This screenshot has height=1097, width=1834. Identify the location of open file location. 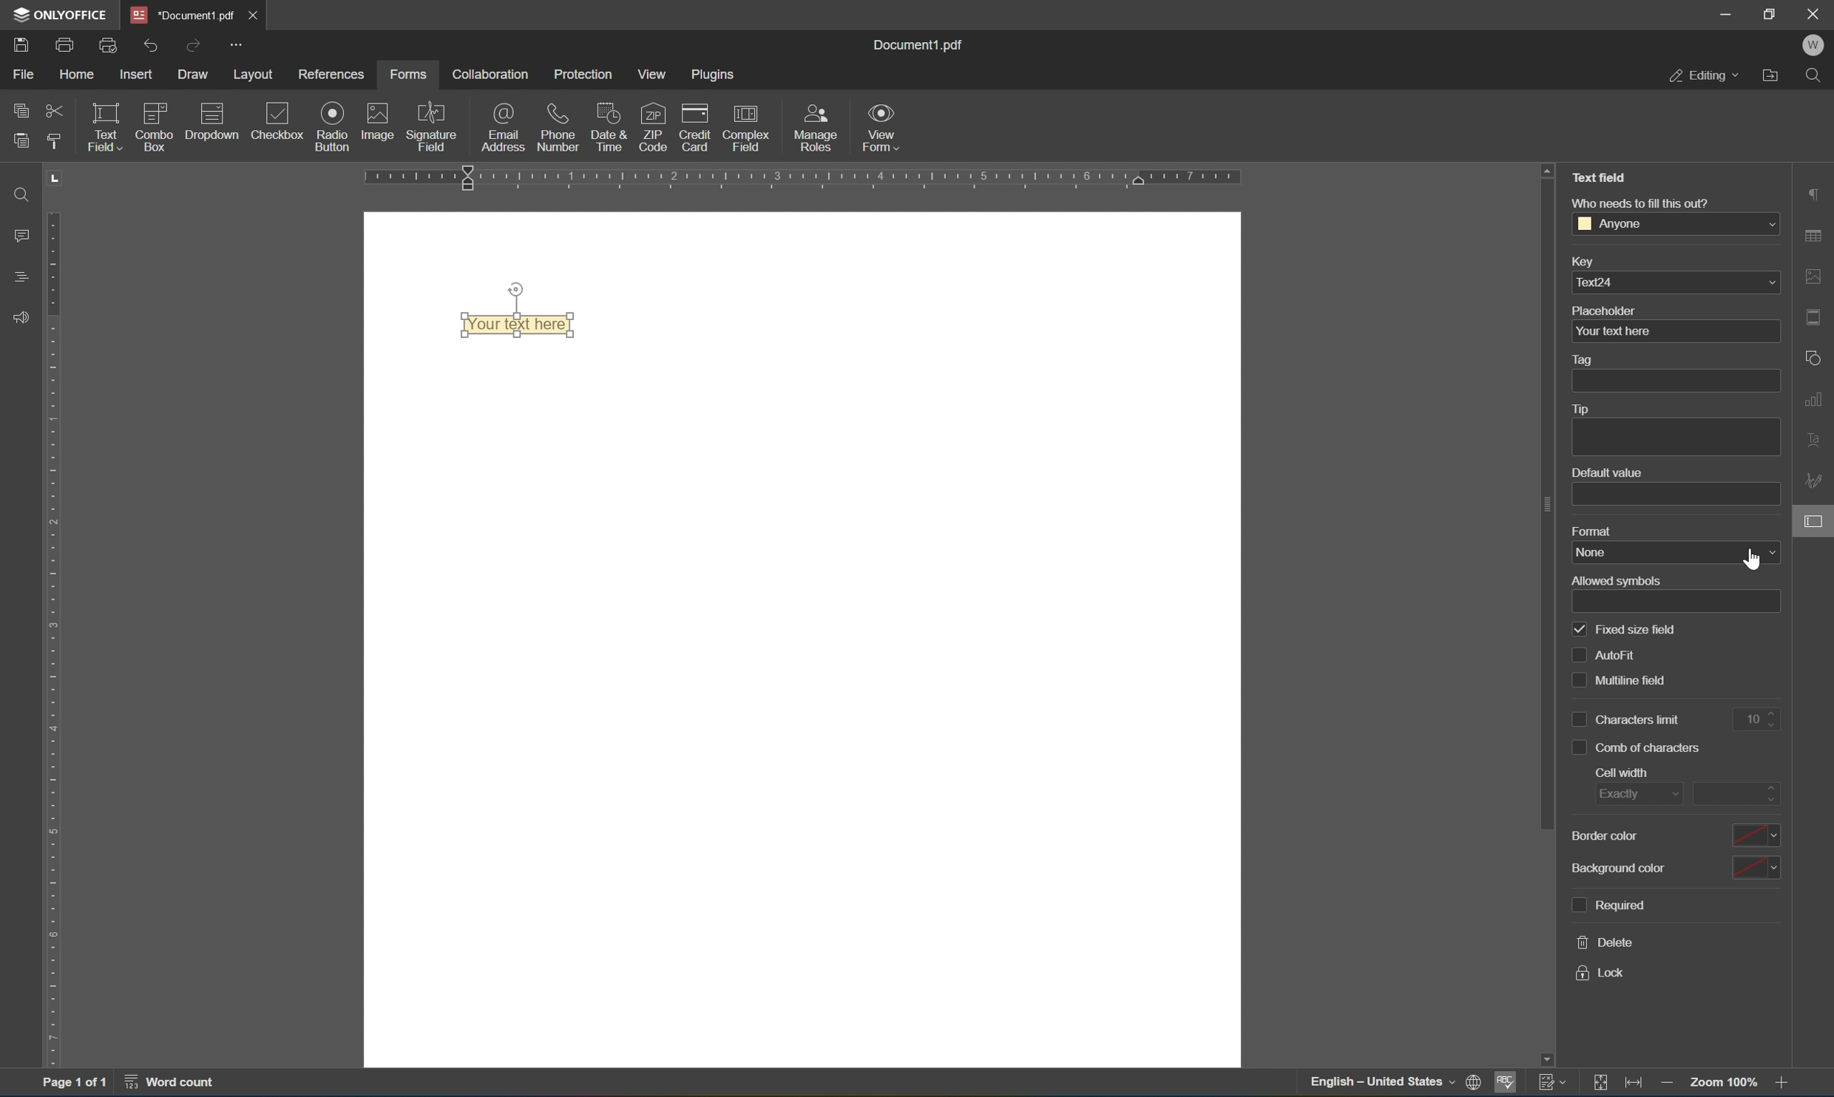
(1775, 74).